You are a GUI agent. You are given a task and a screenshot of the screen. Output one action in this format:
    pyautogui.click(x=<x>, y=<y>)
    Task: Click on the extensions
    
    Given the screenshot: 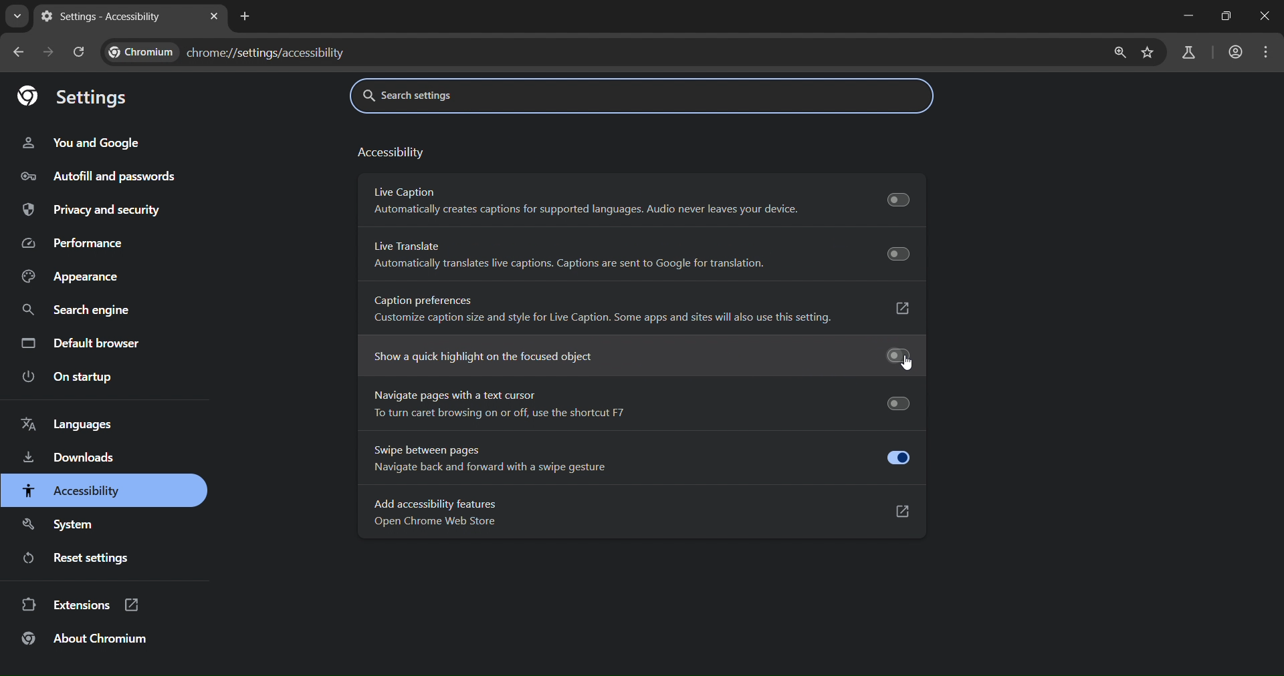 What is the action you would take?
    pyautogui.click(x=81, y=605)
    